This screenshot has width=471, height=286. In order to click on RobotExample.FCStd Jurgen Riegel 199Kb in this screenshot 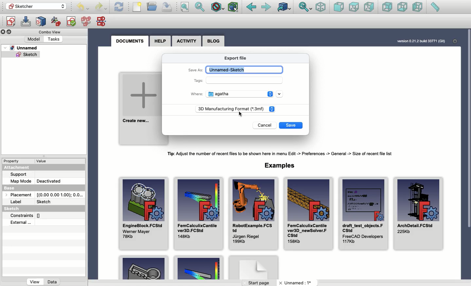, I will do `click(253, 213)`.